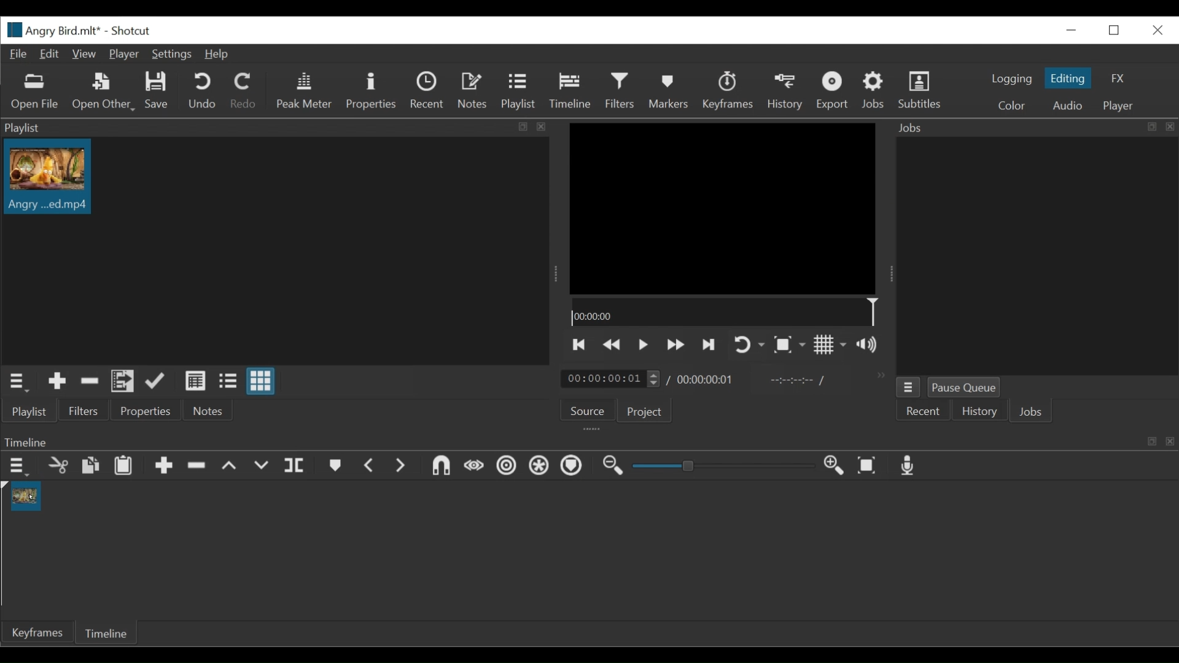 Image resolution: width=1179 pixels, height=663 pixels. What do you see at coordinates (749, 345) in the screenshot?
I see `Toggle player looping` at bounding box center [749, 345].